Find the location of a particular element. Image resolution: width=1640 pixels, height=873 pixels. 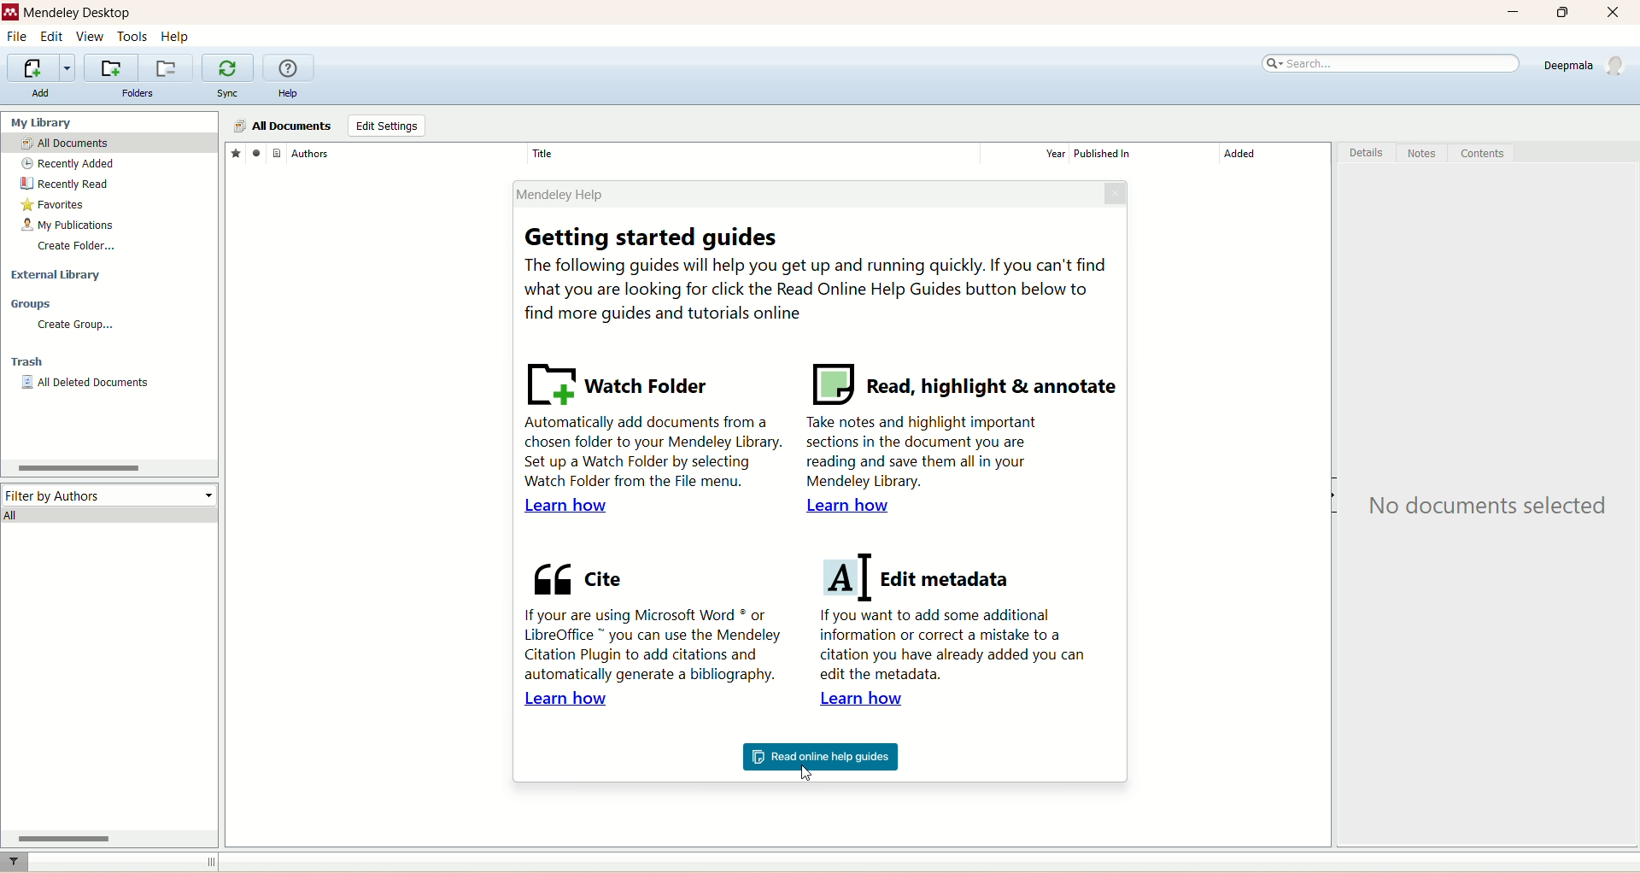

minimize is located at coordinates (1511, 13).